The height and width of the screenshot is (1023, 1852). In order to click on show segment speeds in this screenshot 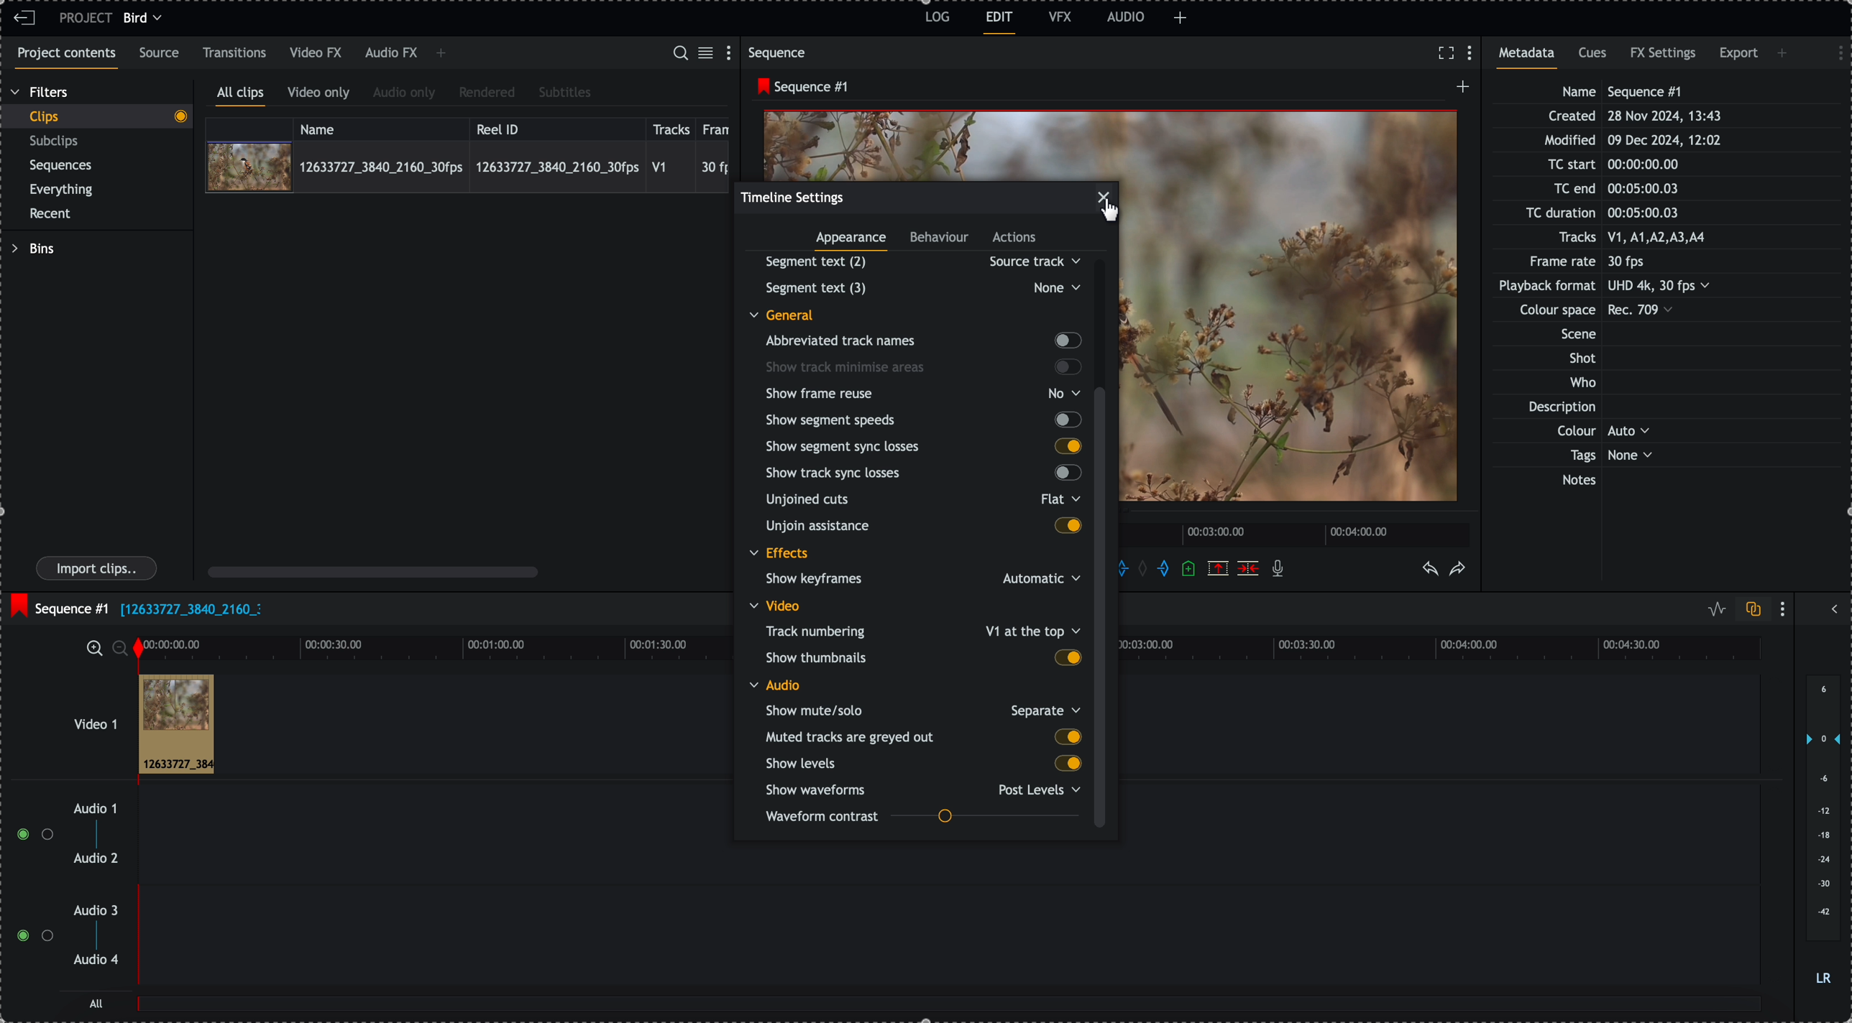, I will do `click(922, 420)`.